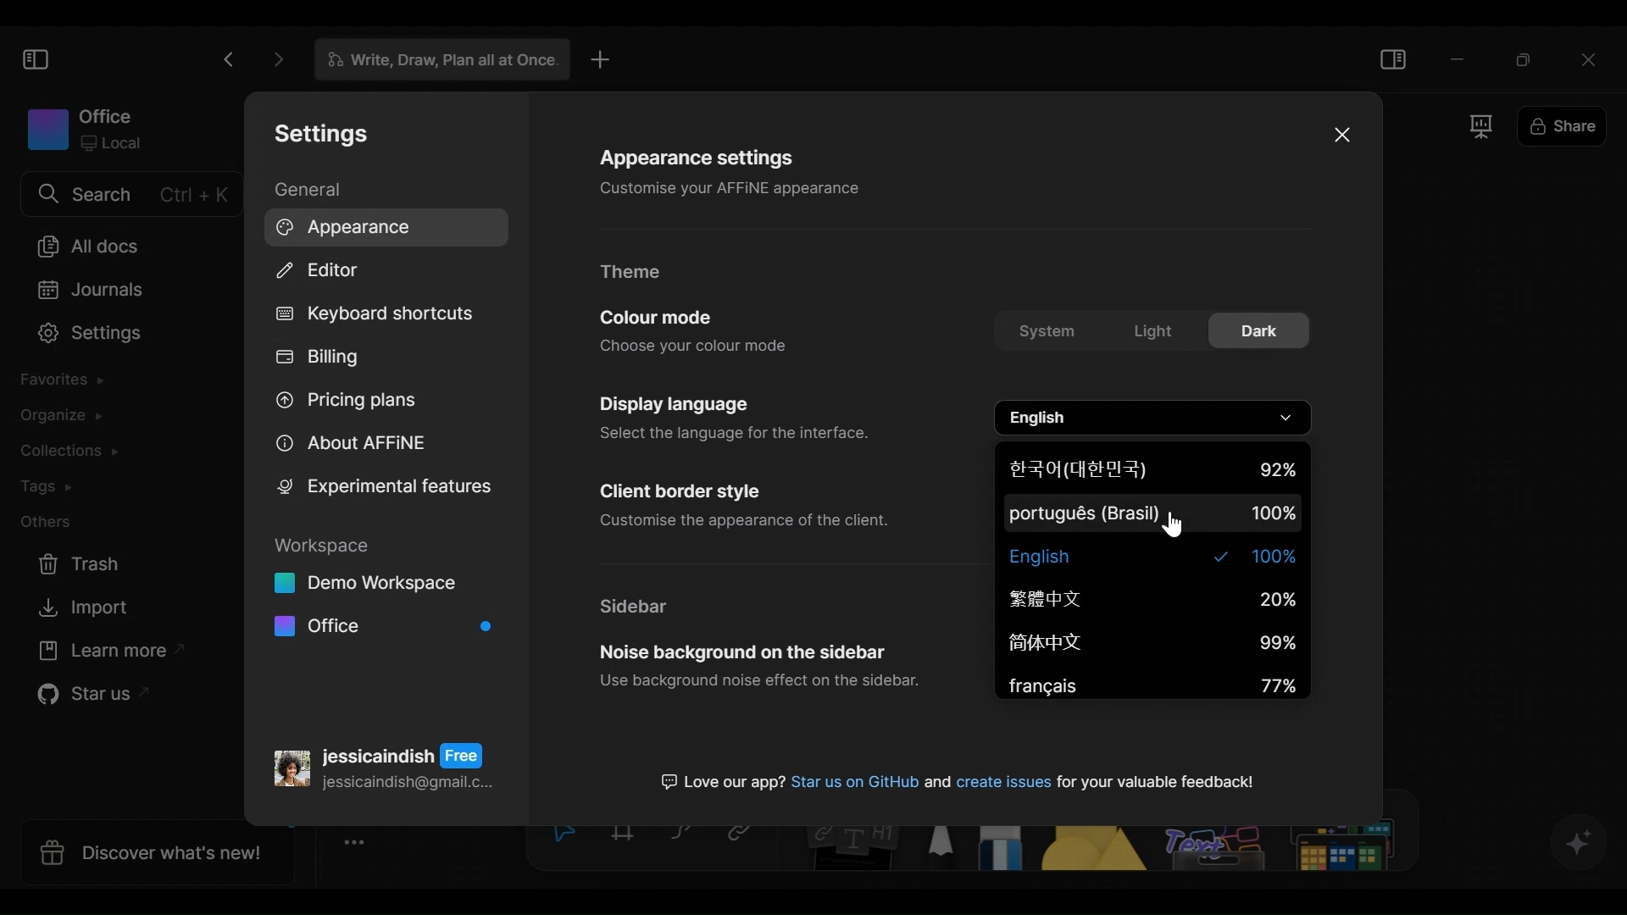 The image size is (1627, 915). What do you see at coordinates (384, 486) in the screenshot?
I see `Experimental features` at bounding box center [384, 486].